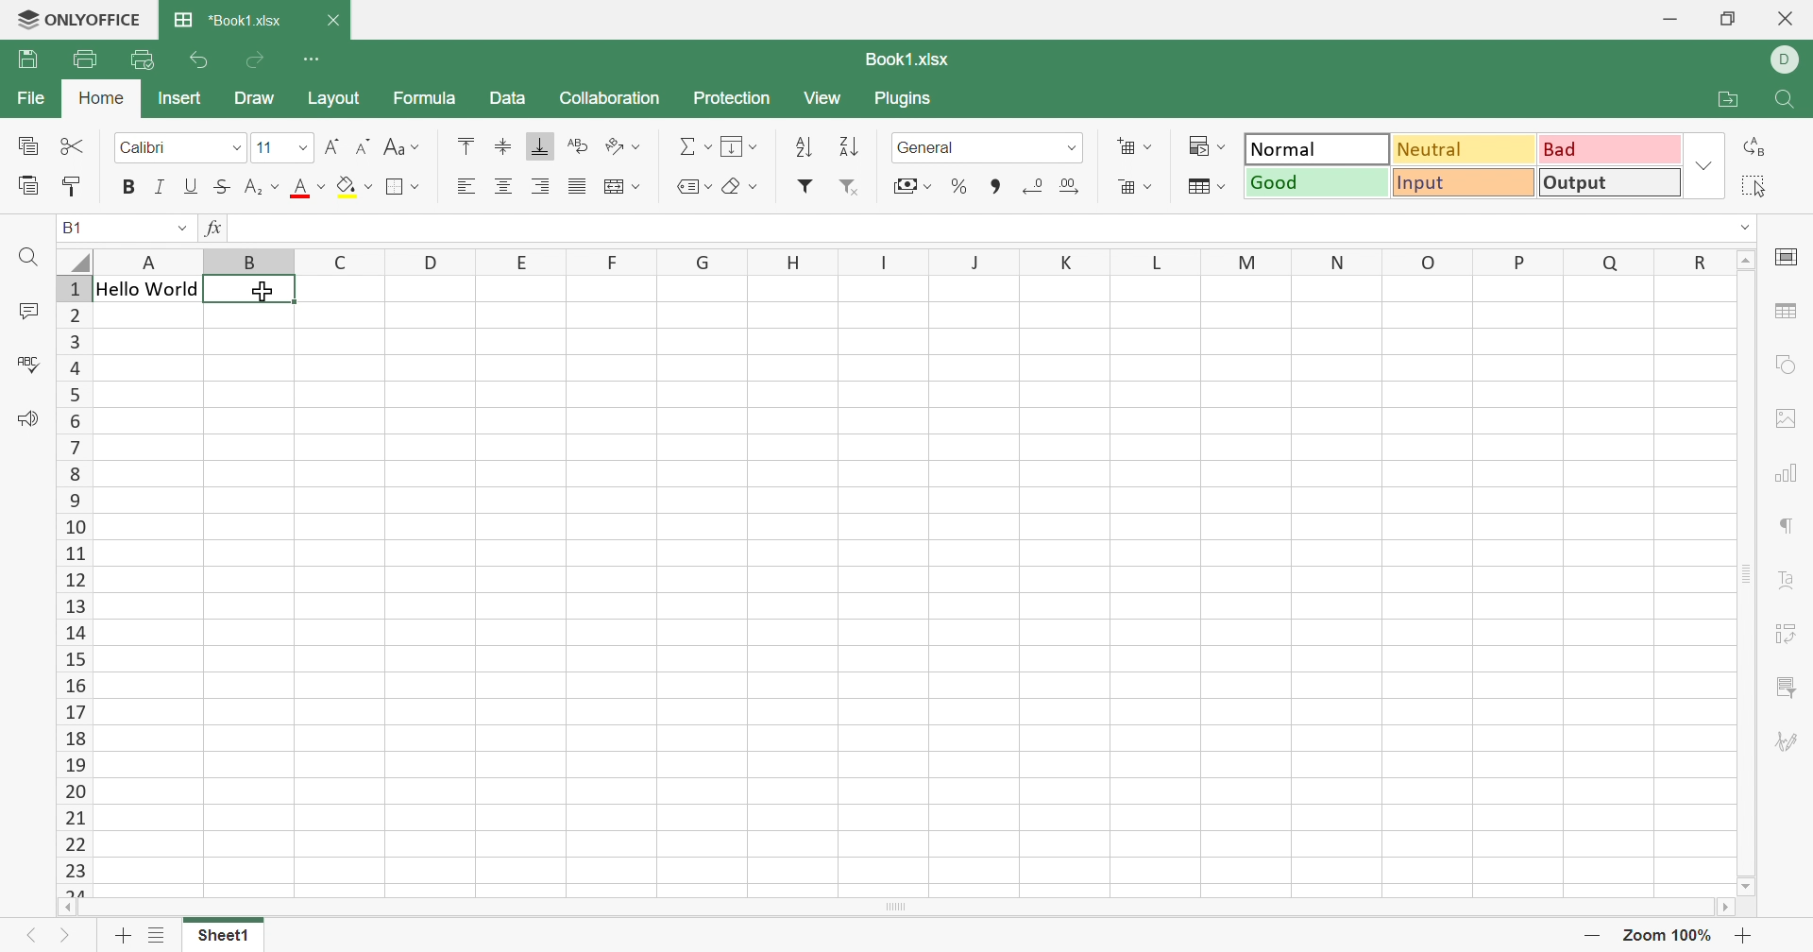  I want to click on Insert, so click(180, 98).